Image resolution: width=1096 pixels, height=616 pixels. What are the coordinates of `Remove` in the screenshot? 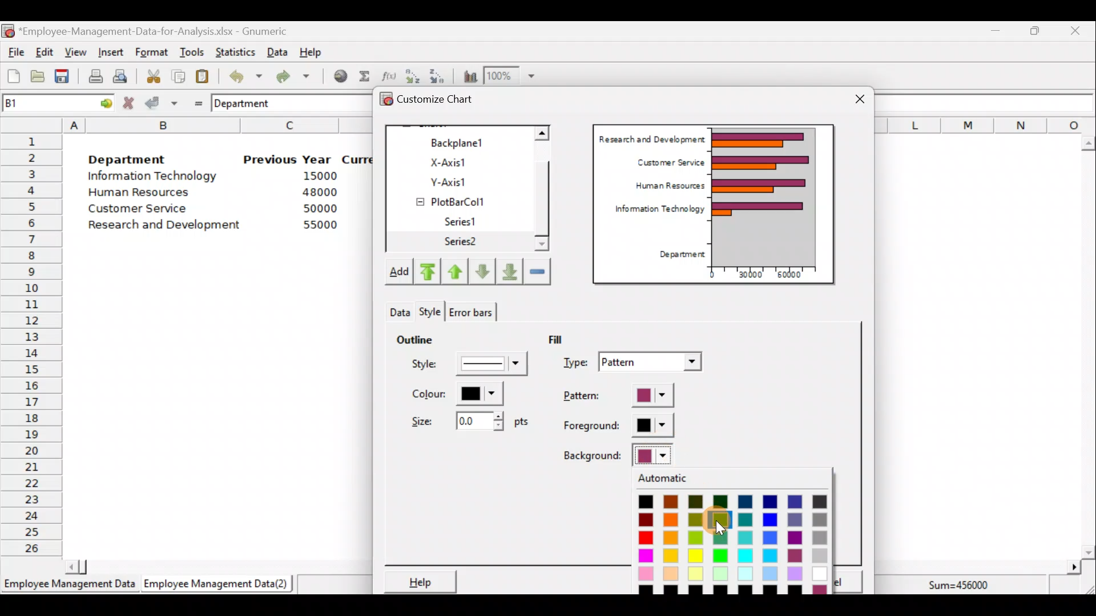 It's located at (537, 270).